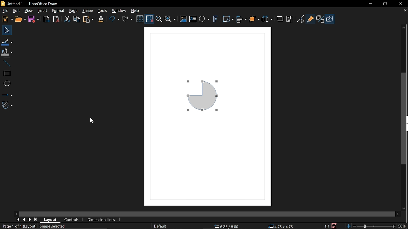 This screenshot has height=229, width=408. I want to click on Fill line, so click(7, 42).